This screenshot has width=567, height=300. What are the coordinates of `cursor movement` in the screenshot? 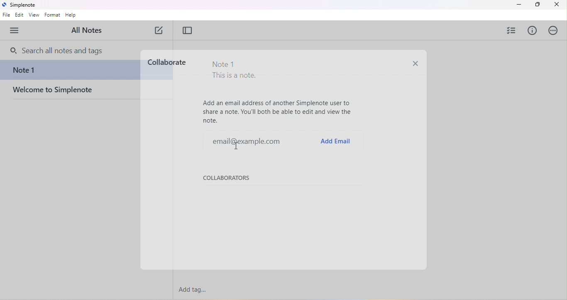 It's located at (241, 147).